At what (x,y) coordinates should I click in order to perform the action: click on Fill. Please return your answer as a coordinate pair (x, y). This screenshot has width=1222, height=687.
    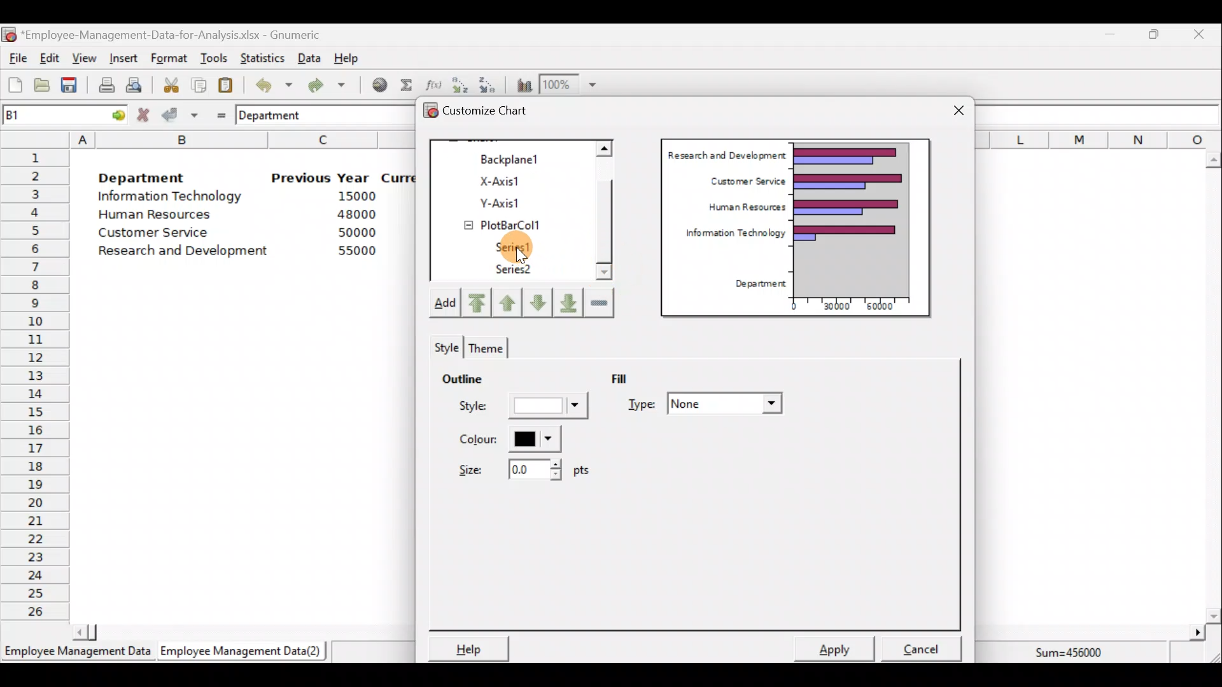
    Looking at the image, I should click on (629, 377).